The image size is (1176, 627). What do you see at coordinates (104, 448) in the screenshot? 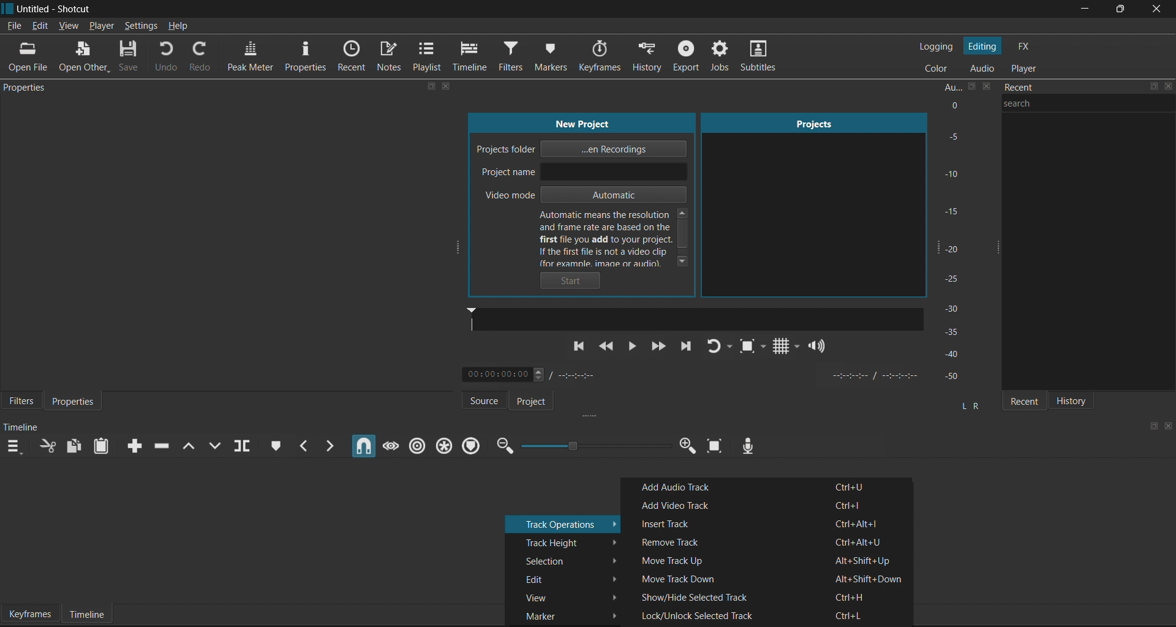
I see `Paste` at bounding box center [104, 448].